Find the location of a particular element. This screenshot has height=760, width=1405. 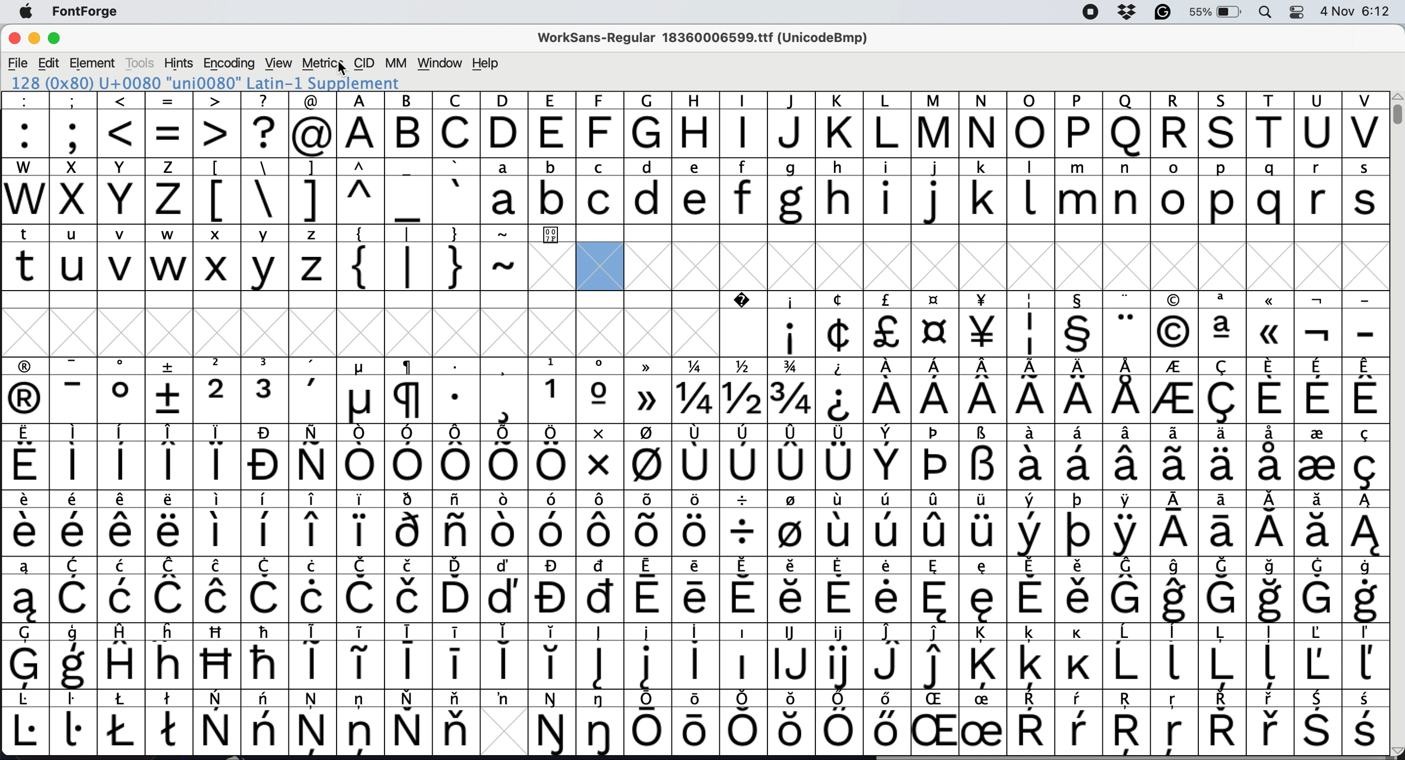

special characters is located at coordinates (690, 432).